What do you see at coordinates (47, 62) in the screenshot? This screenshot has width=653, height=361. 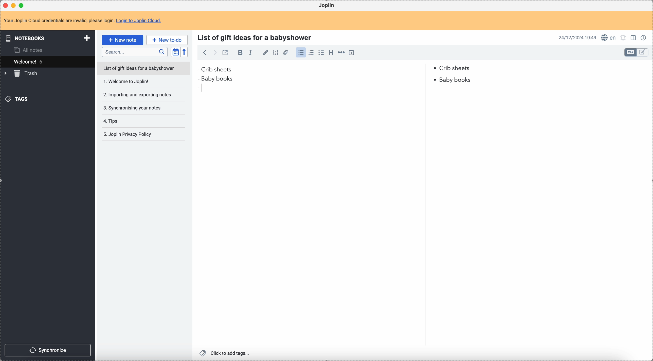 I see `welcome` at bounding box center [47, 62].